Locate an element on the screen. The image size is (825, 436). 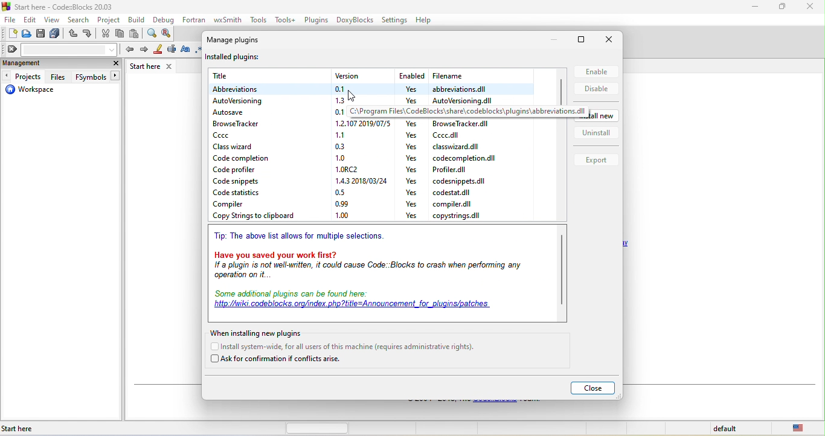
file is located at coordinates (460, 181).